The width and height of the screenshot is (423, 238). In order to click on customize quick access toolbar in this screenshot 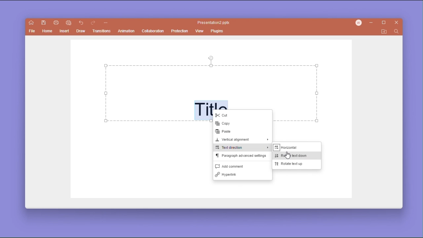, I will do `click(105, 23)`.